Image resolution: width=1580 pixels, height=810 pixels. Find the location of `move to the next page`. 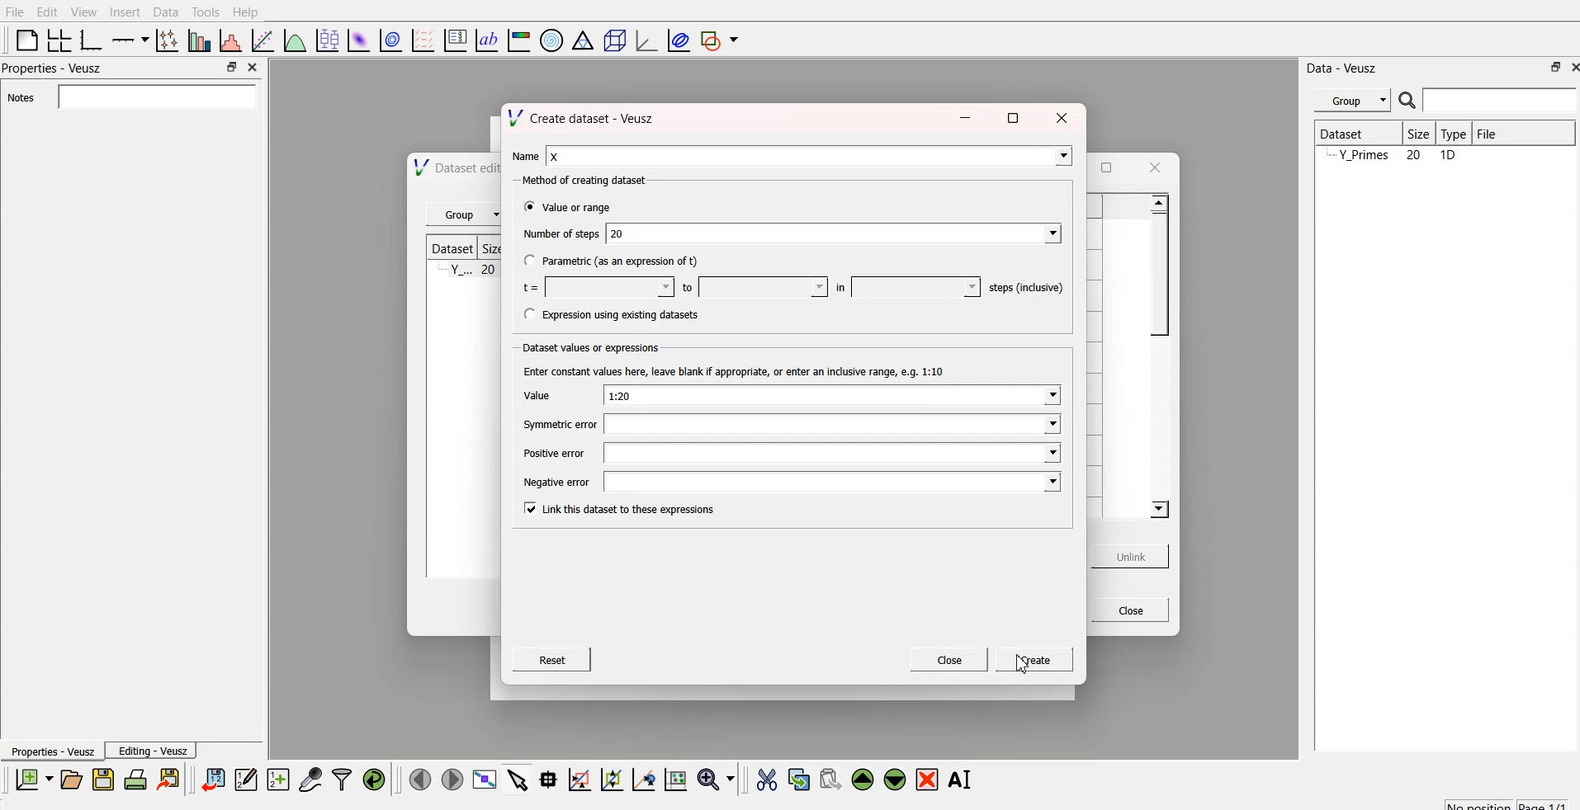

move to the next page is located at coordinates (451, 779).